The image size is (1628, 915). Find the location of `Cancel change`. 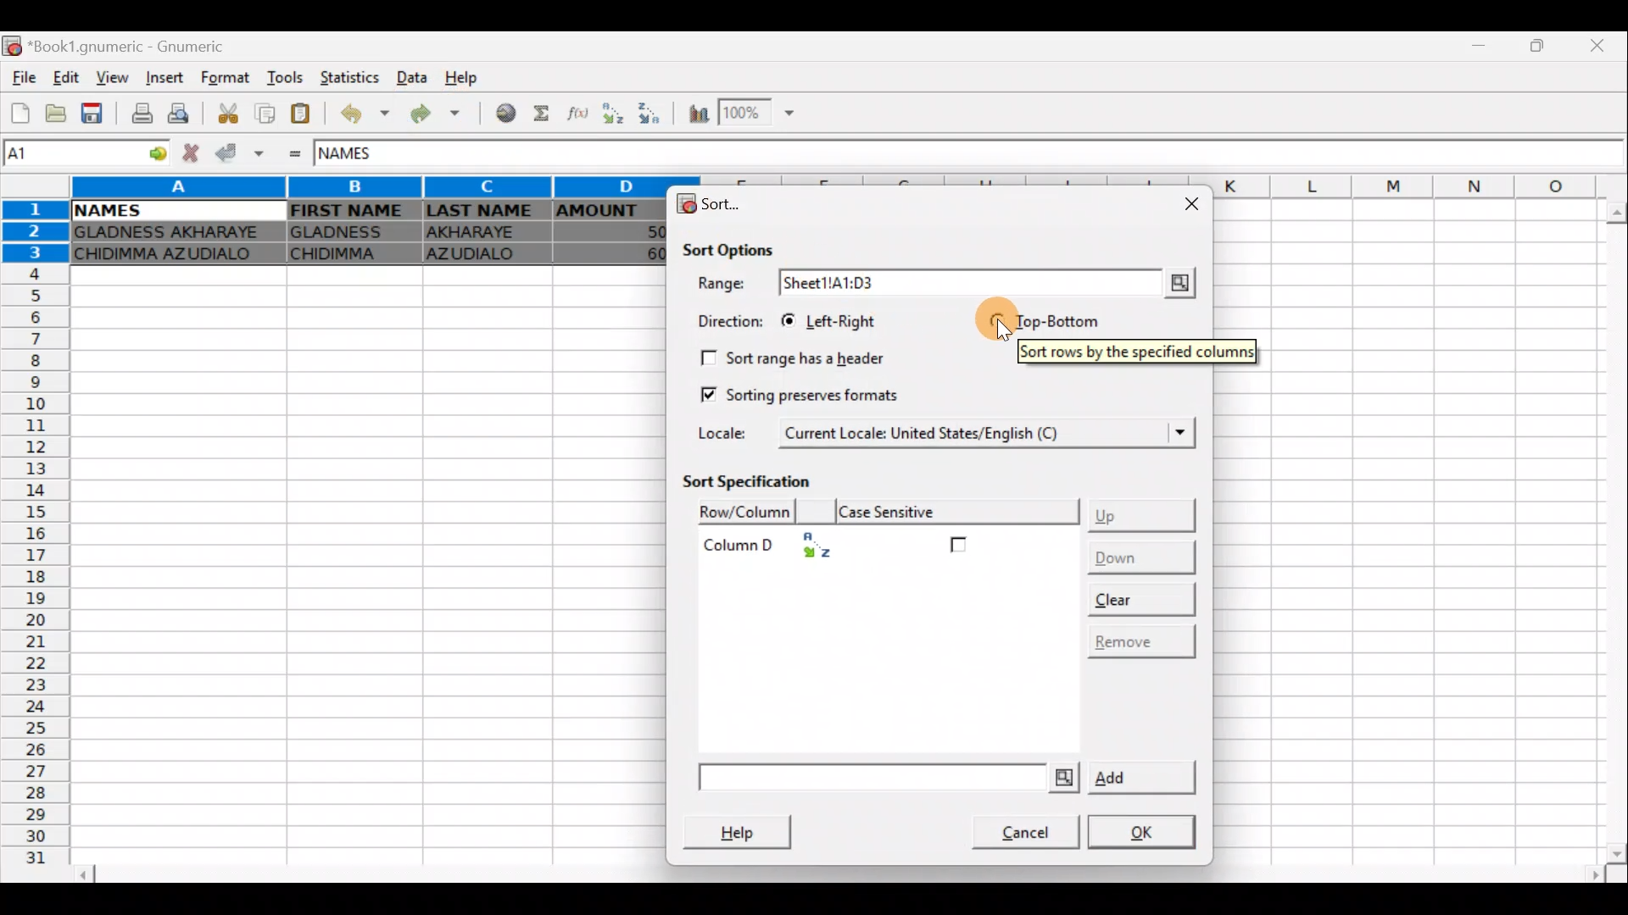

Cancel change is located at coordinates (188, 154).